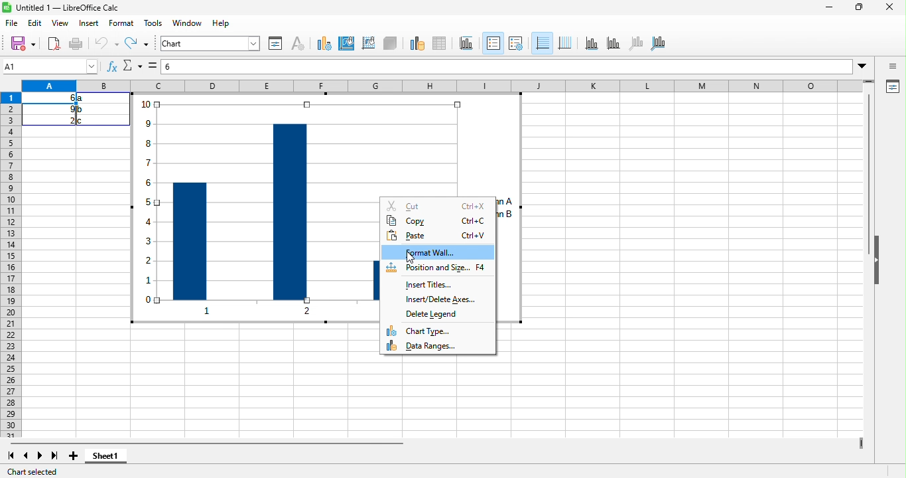  What do you see at coordinates (324, 44) in the screenshot?
I see `chart type` at bounding box center [324, 44].